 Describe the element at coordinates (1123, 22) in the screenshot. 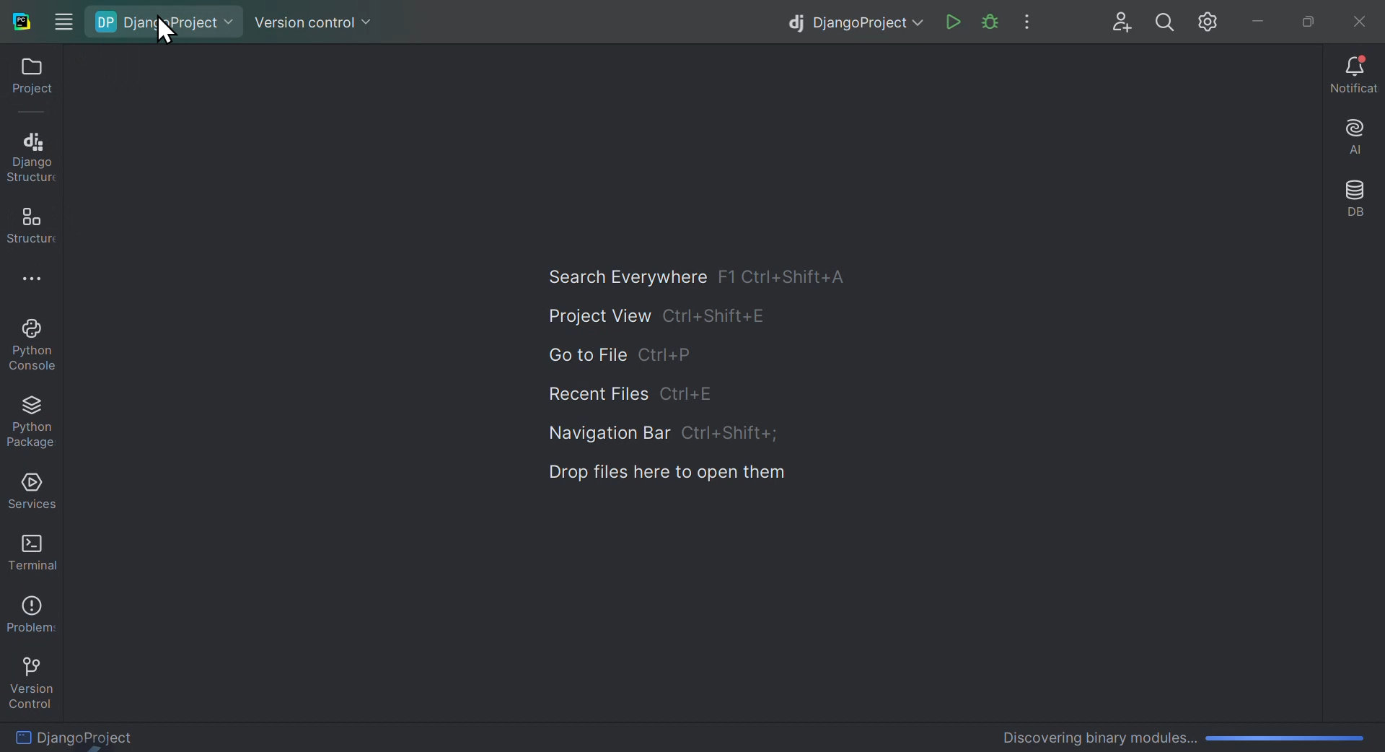

I see `User` at that location.